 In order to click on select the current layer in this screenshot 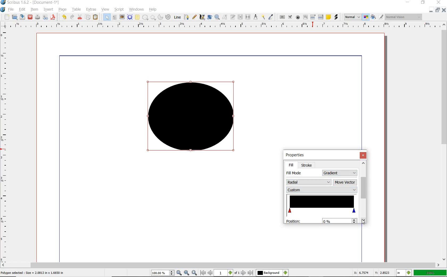, I will do `click(285, 273)`.